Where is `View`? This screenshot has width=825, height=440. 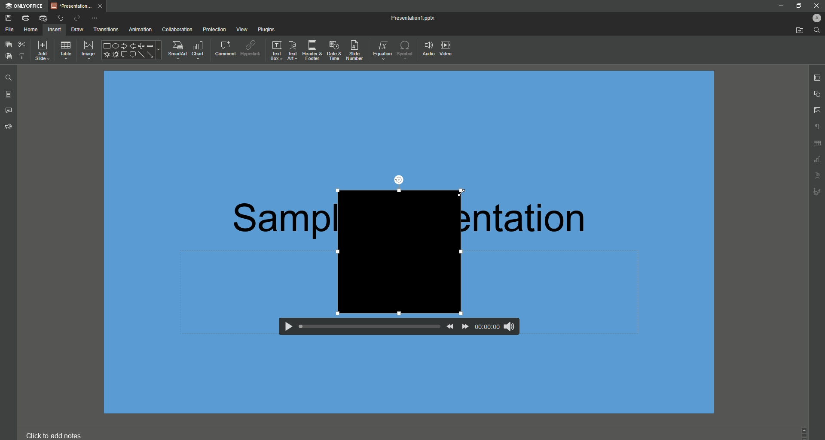 View is located at coordinates (242, 29).